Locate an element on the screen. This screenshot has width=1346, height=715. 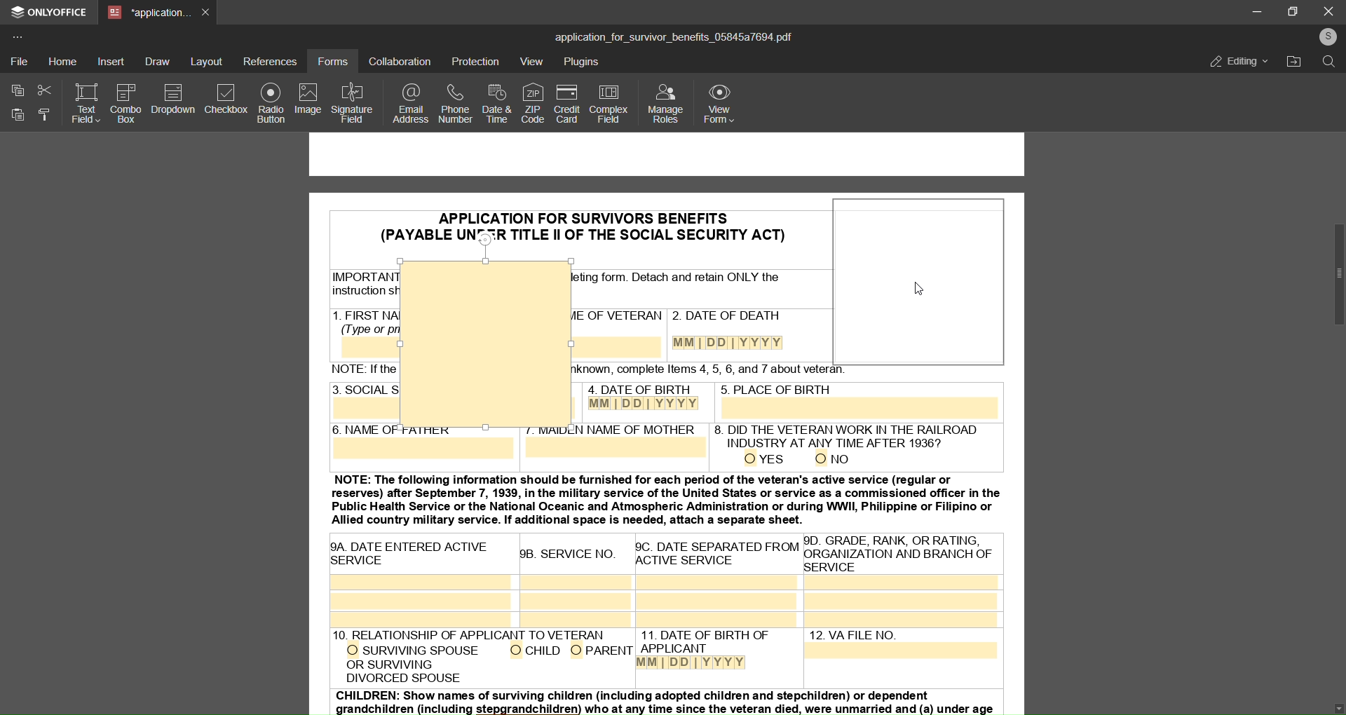
copy is located at coordinates (15, 90).